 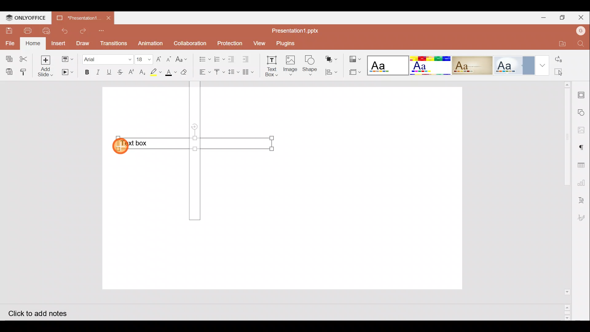 I want to click on Insert, so click(x=58, y=43).